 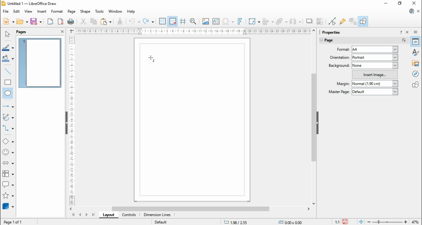 What do you see at coordinates (83, 21) in the screenshot?
I see `cut` at bounding box center [83, 21].